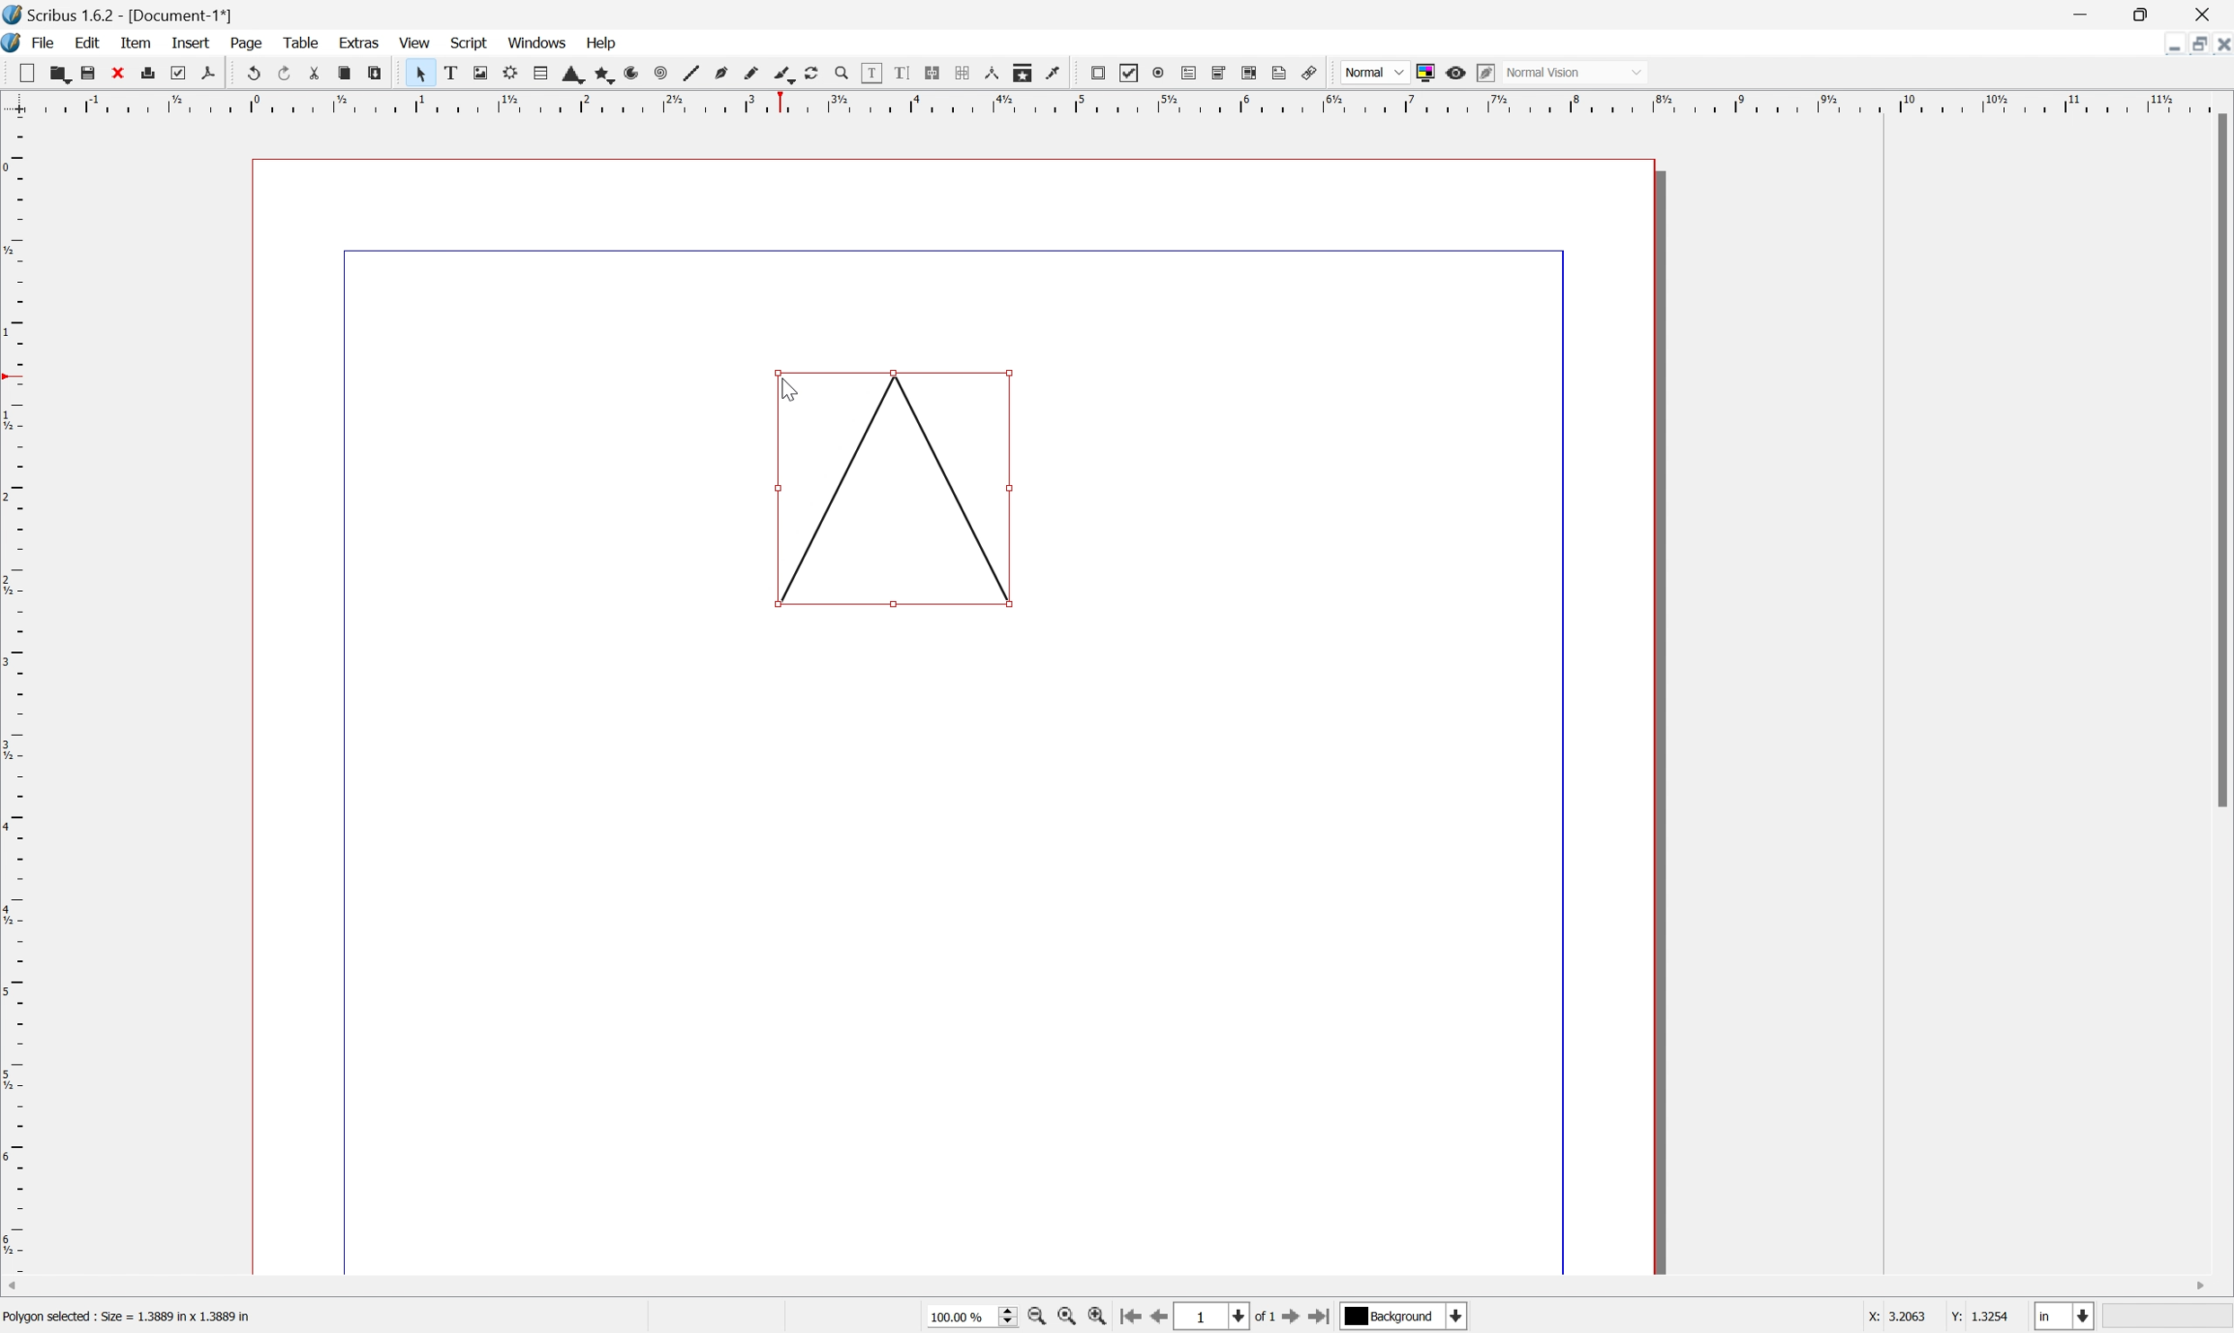 The height and width of the screenshot is (1333, 2234). What do you see at coordinates (282, 72) in the screenshot?
I see `Redo` at bounding box center [282, 72].